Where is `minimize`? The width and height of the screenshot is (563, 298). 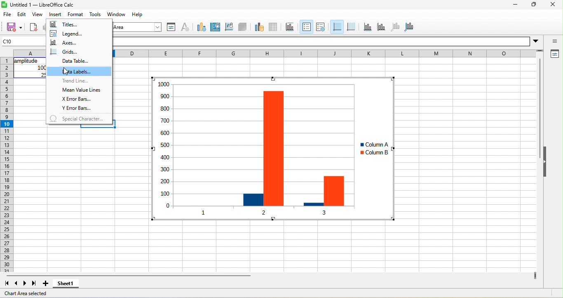
minimize is located at coordinates (514, 5).